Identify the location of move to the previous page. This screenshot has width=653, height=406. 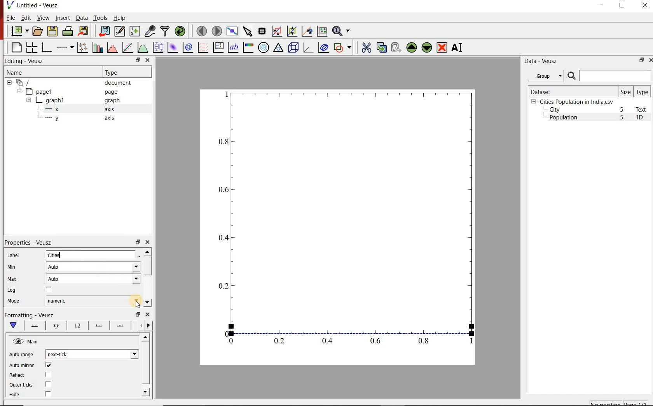
(201, 30).